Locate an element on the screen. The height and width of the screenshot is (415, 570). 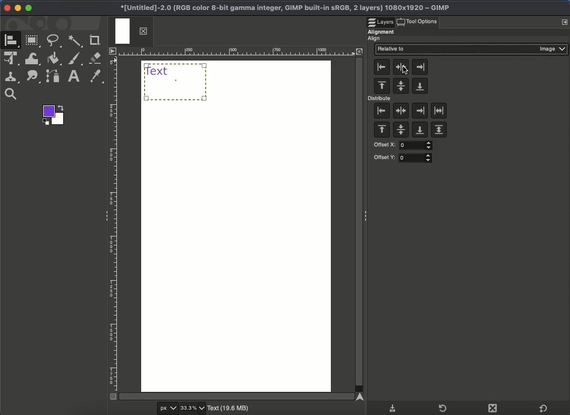
cursor is located at coordinates (405, 72).